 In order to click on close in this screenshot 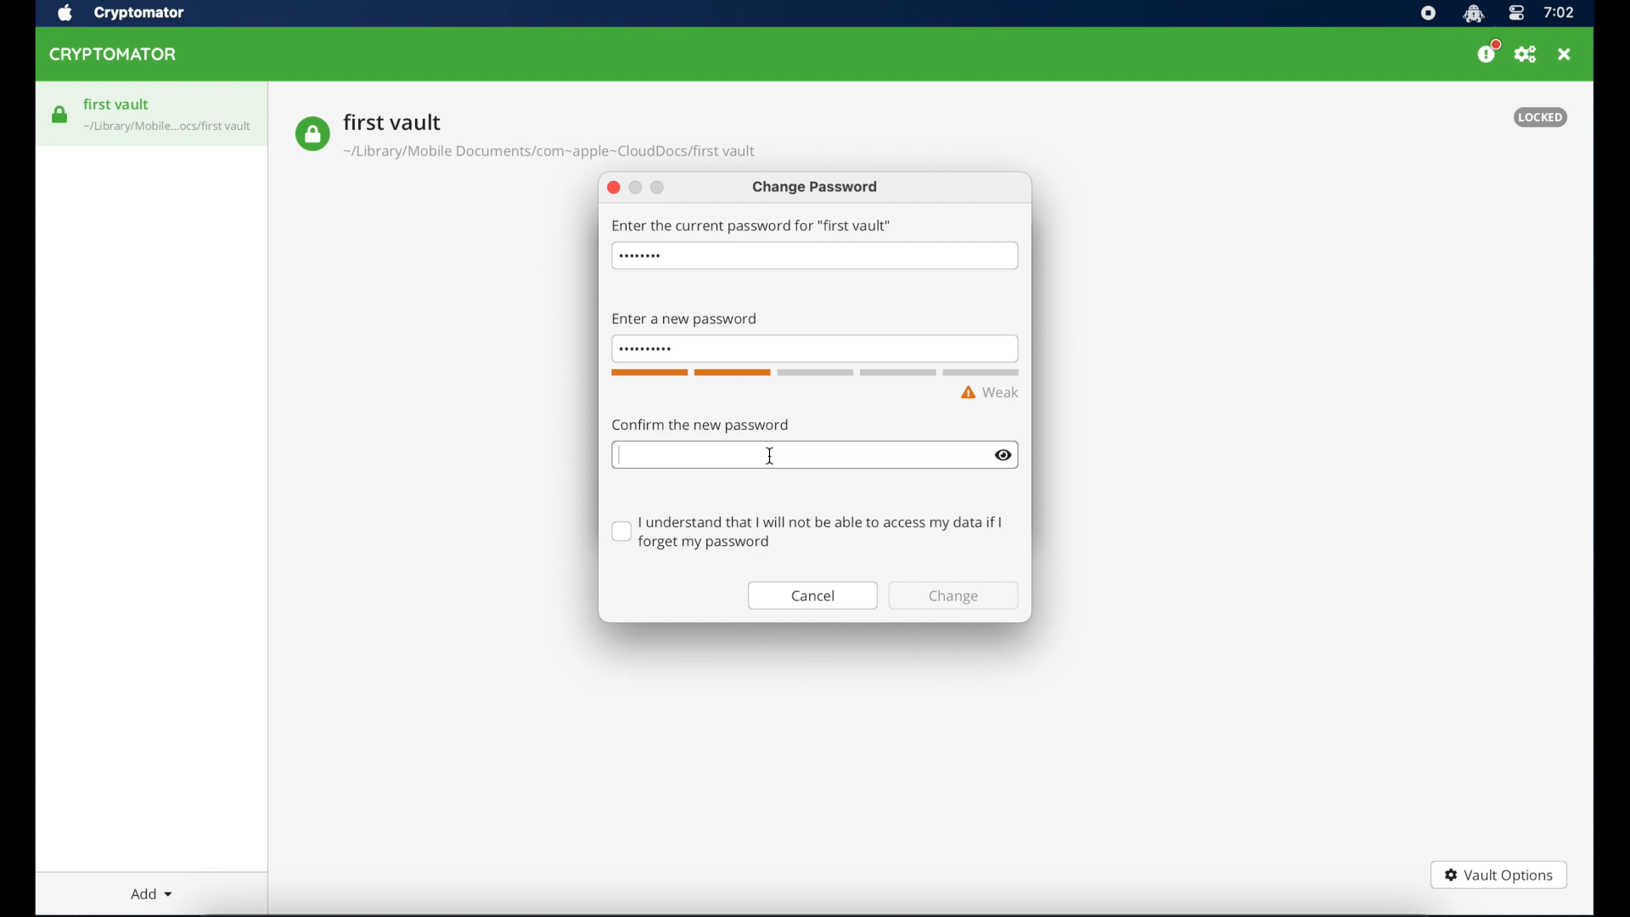, I will do `click(613, 188)`.